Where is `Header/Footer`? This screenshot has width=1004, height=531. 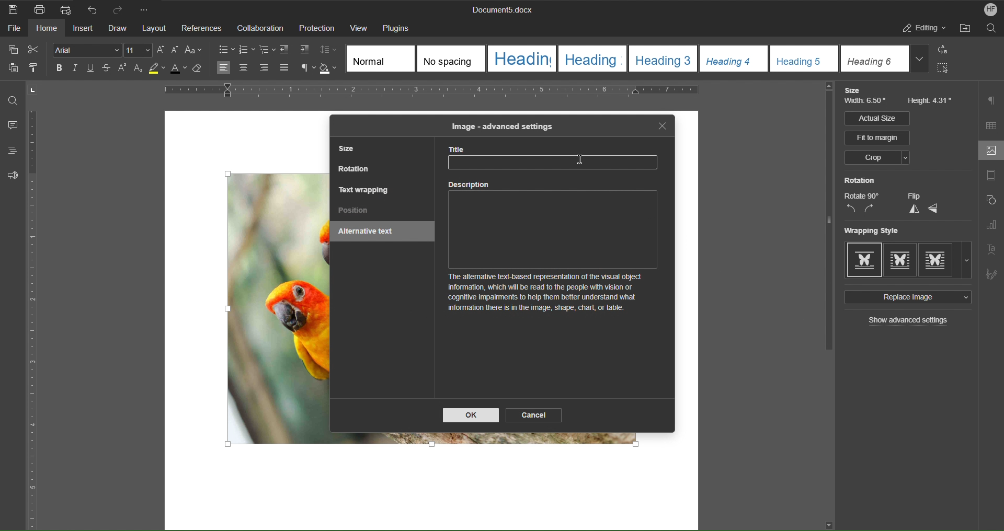
Header/Footer is located at coordinates (991, 177).